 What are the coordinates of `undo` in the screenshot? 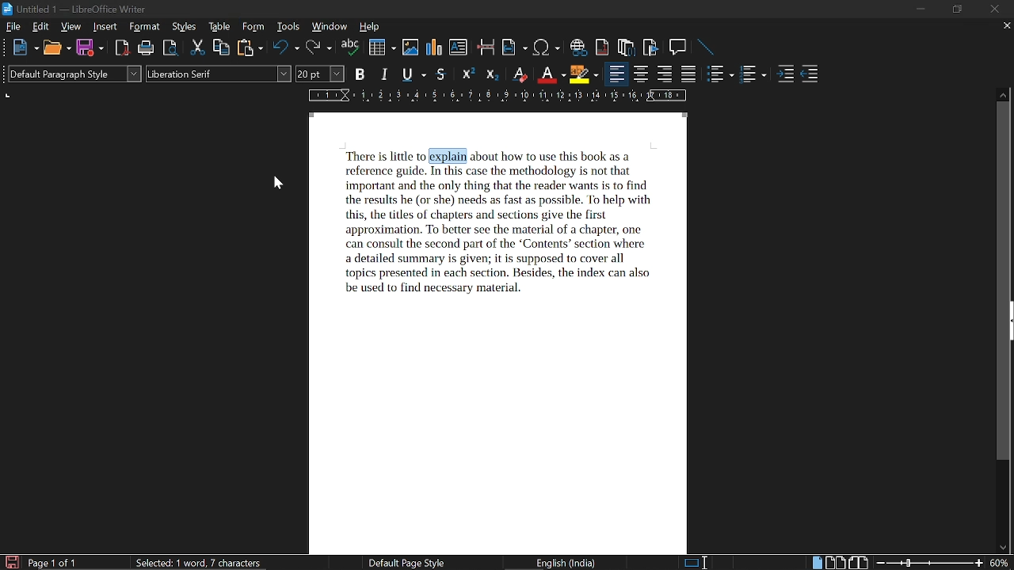 It's located at (287, 49).